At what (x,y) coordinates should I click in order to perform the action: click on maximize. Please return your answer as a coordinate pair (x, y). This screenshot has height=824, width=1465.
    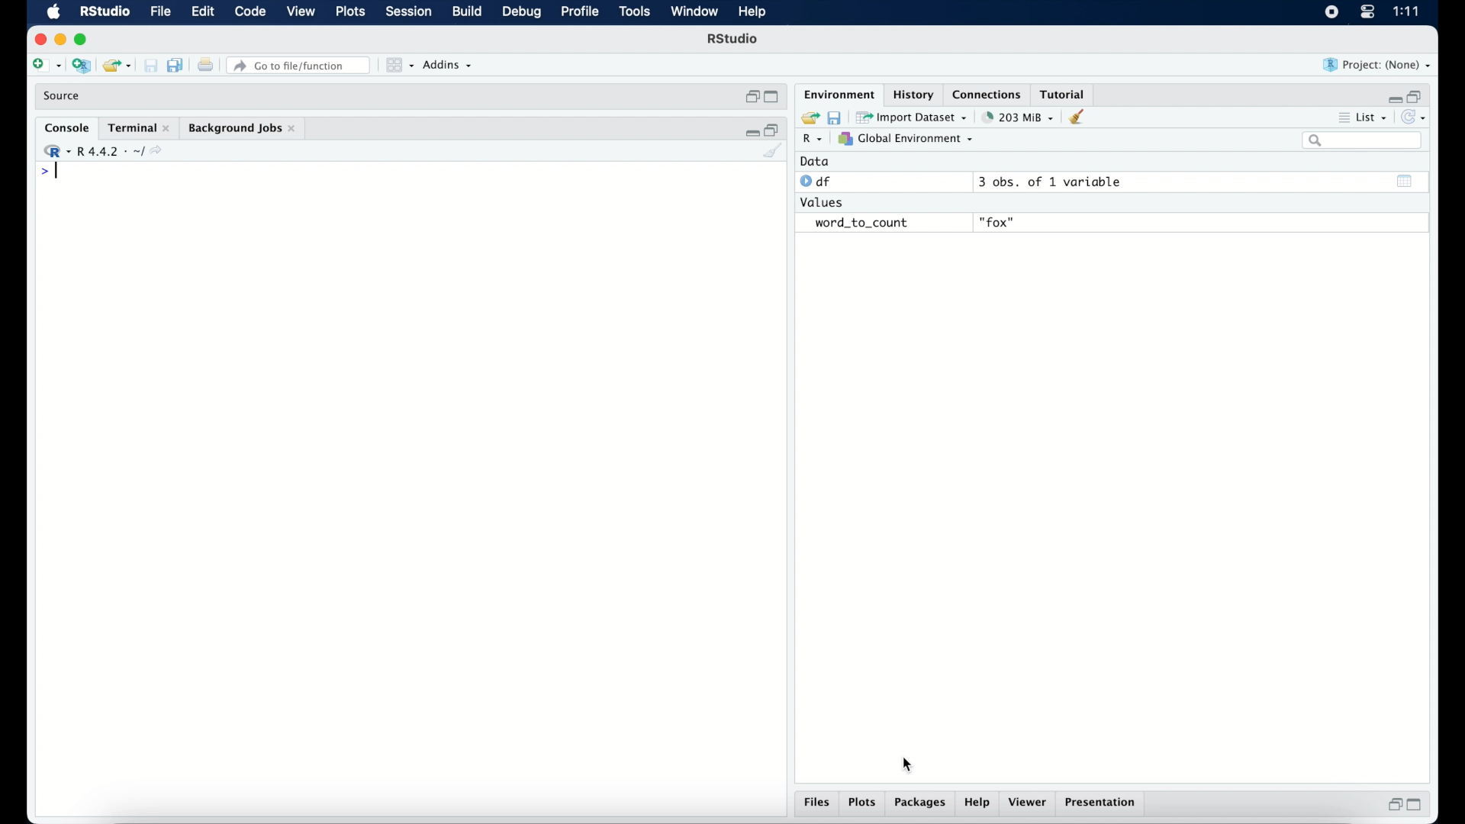
    Looking at the image, I should click on (1418, 805).